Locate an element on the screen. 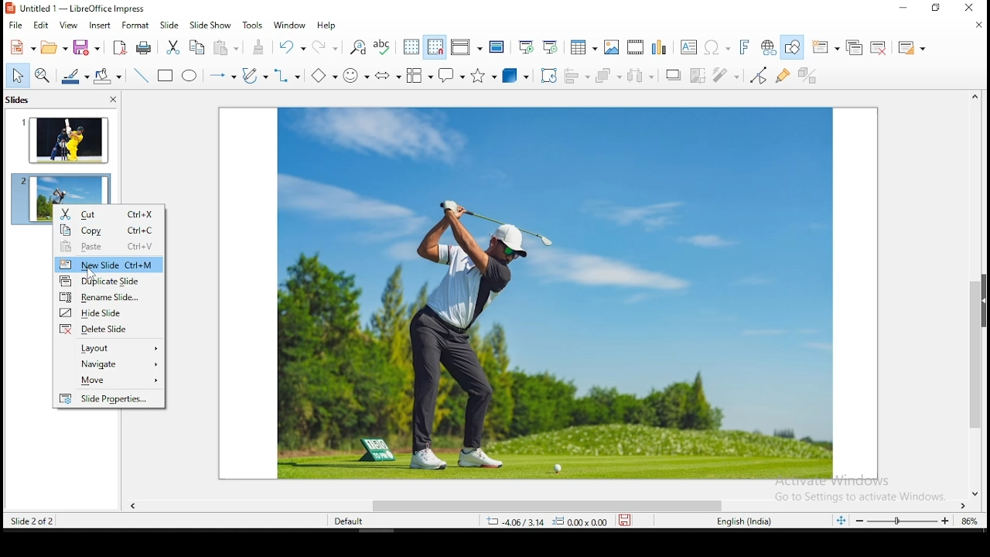  show gluepoint functions is located at coordinates (783, 75).